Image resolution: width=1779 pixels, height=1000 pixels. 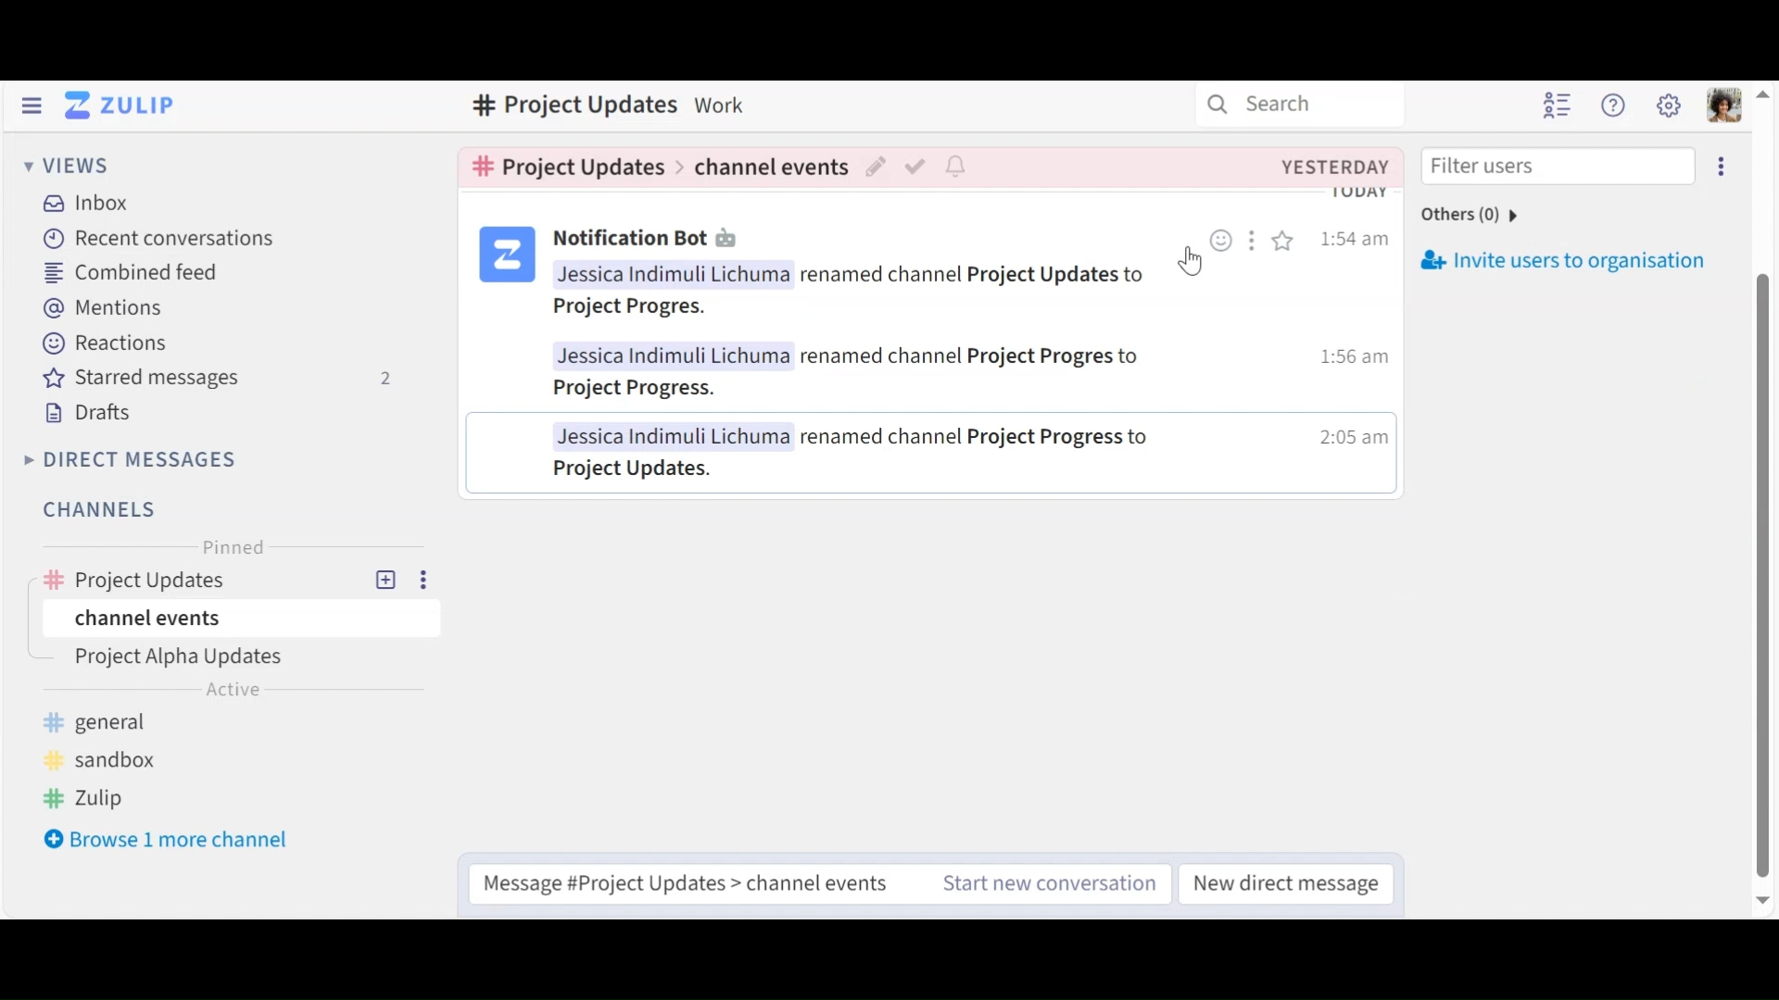 I want to click on Filter users, so click(x=1554, y=168).